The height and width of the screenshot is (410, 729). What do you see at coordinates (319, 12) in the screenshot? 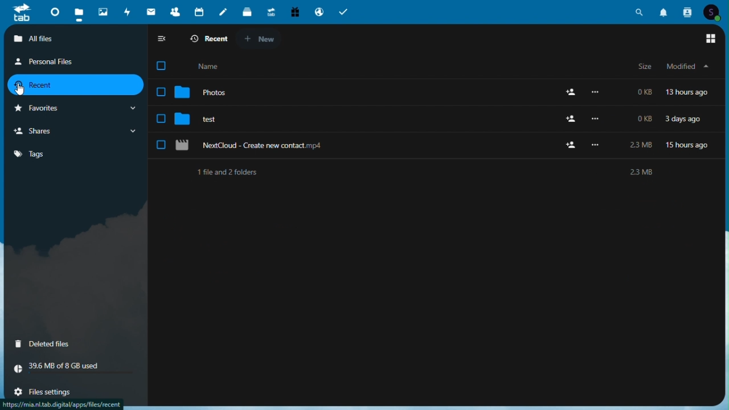
I see `email hosting` at bounding box center [319, 12].